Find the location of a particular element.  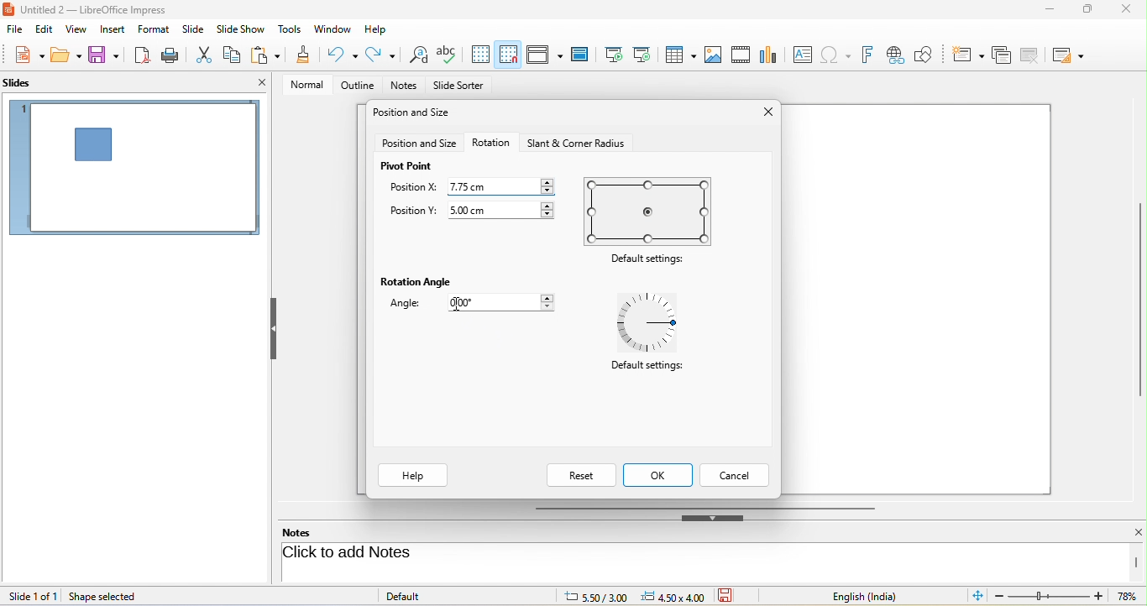

angle is located at coordinates (411, 306).